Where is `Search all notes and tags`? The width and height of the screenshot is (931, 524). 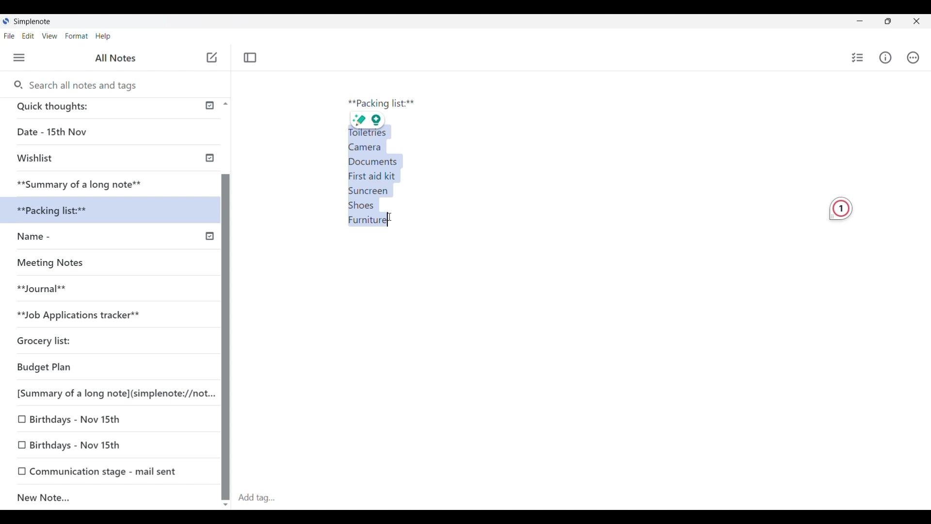 Search all notes and tags is located at coordinates (86, 85).